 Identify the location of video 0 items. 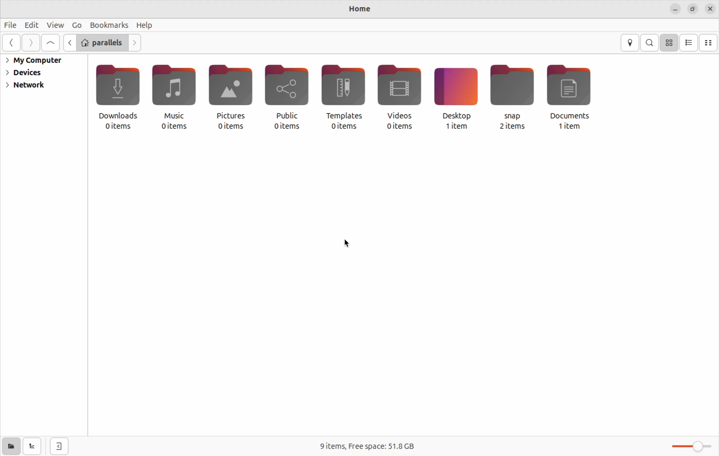
(397, 100).